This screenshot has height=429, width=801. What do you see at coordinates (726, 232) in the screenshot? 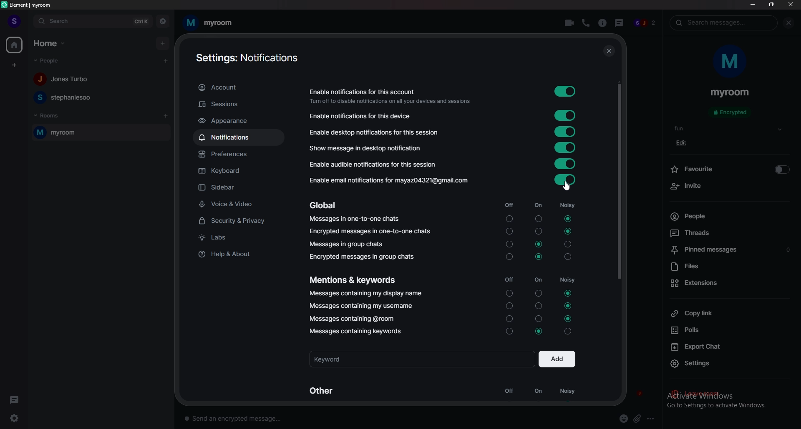
I see `threads` at bounding box center [726, 232].